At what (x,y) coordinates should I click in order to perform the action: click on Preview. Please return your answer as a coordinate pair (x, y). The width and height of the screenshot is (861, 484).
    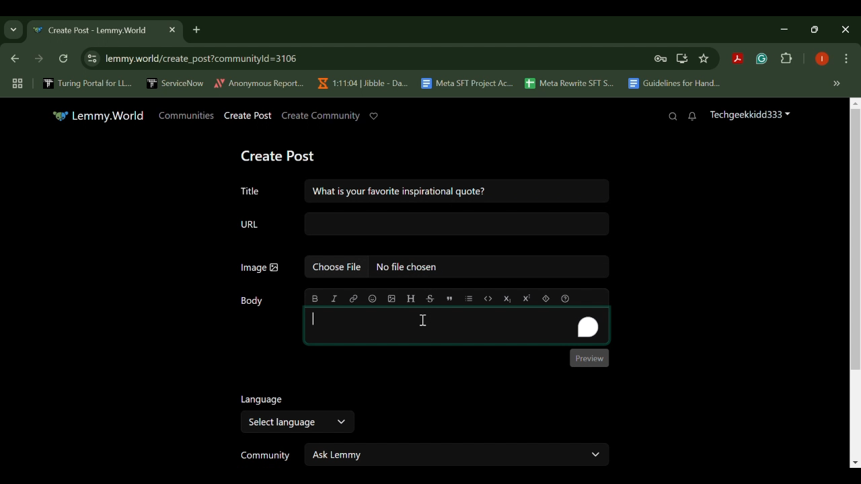
    Looking at the image, I should click on (590, 358).